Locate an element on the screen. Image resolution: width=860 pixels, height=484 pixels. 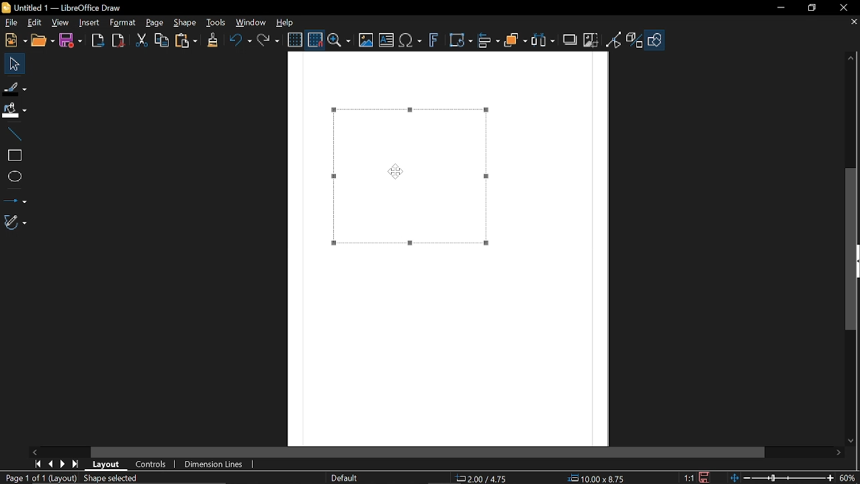
Fill color is located at coordinates (14, 111).